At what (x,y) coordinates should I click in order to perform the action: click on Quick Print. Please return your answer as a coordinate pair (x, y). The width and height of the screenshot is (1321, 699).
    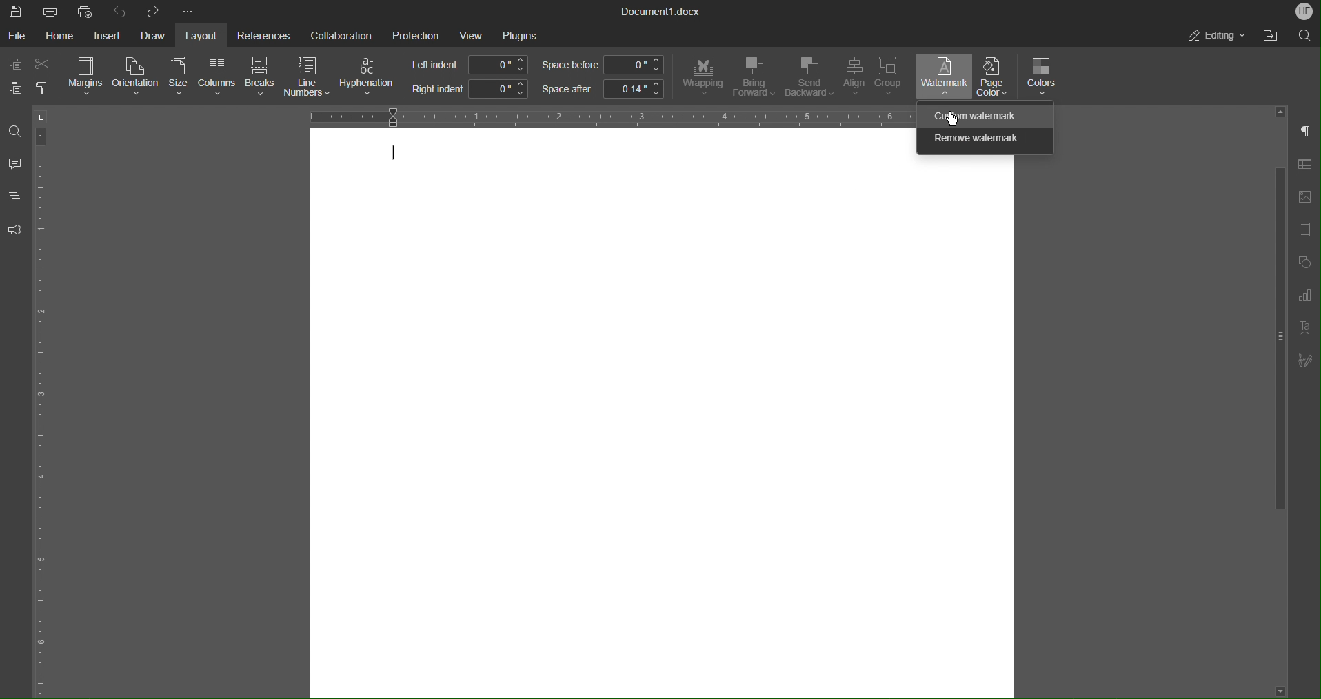
    Looking at the image, I should click on (86, 11).